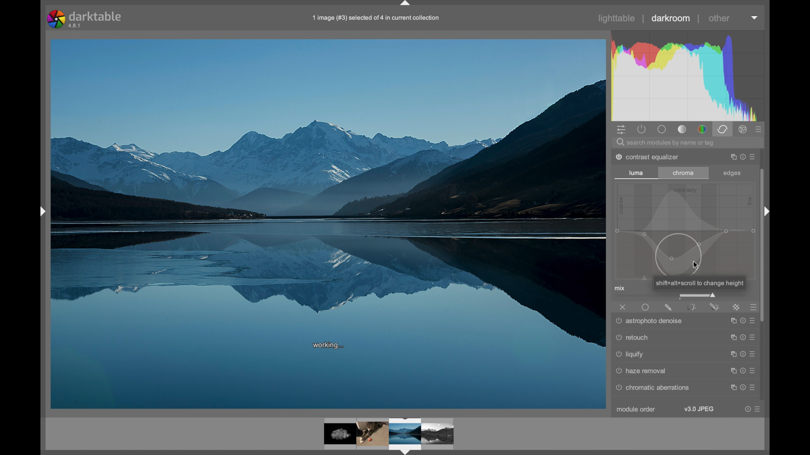 The width and height of the screenshot is (810, 455). What do you see at coordinates (646, 354) in the screenshot?
I see `denoise` at bounding box center [646, 354].